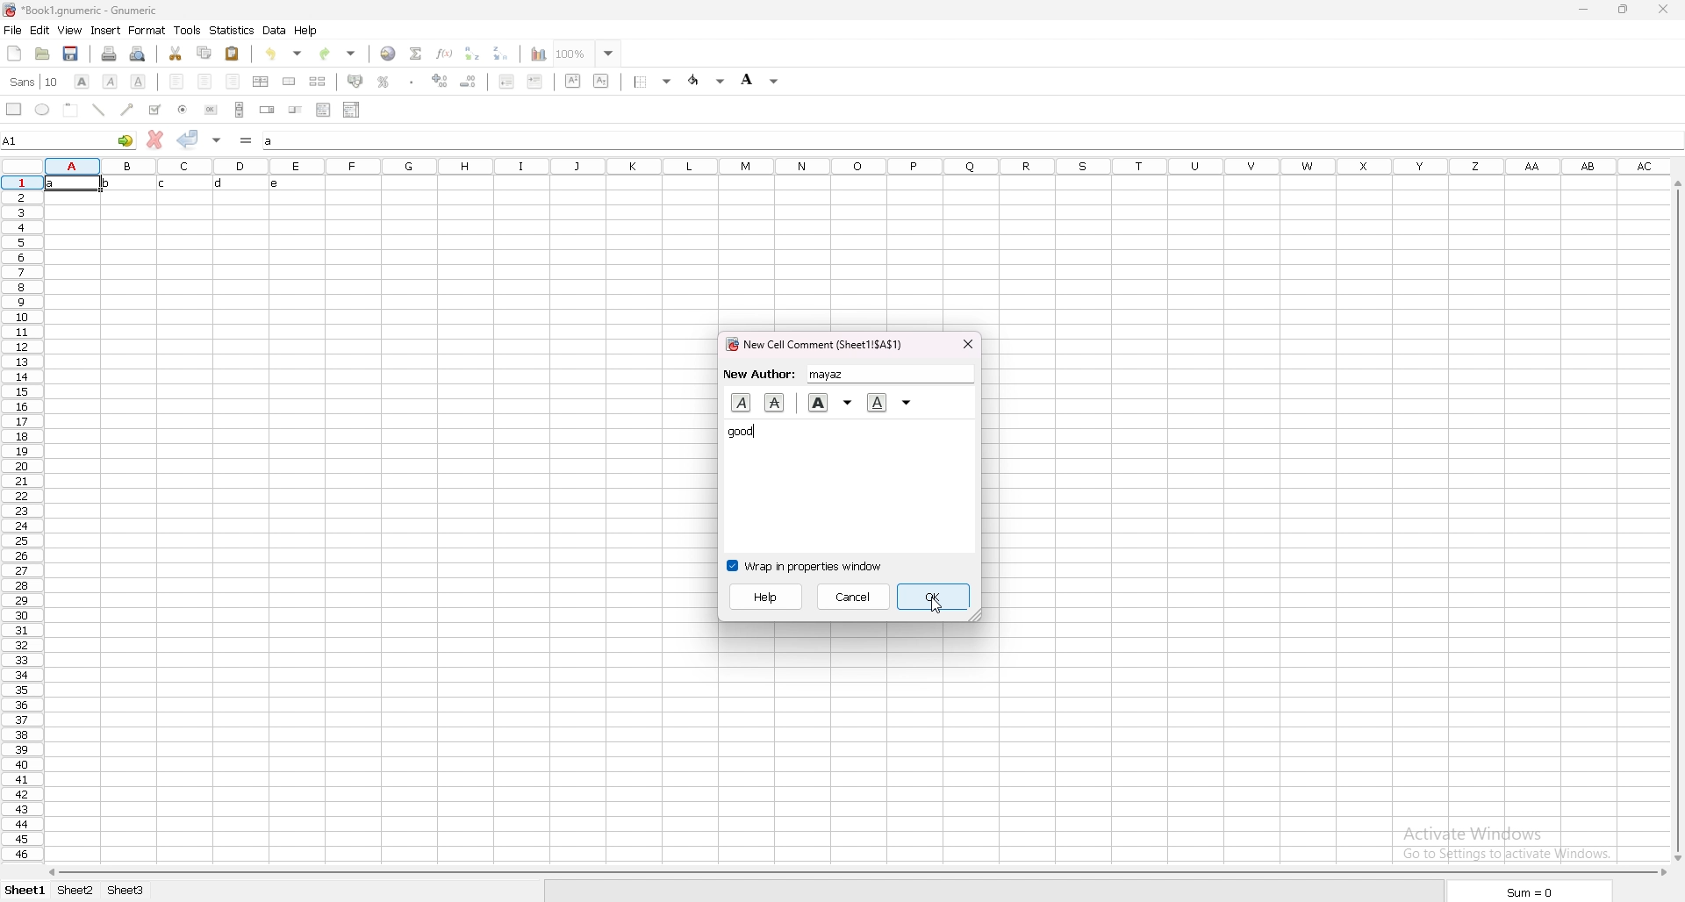  What do you see at coordinates (72, 109) in the screenshot?
I see `frame` at bounding box center [72, 109].